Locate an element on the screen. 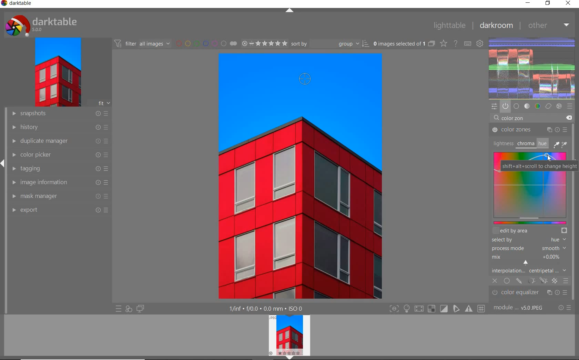  SHIFT+ALT+SCROLL TO CHANGE HEIGHT is located at coordinates (540, 166).